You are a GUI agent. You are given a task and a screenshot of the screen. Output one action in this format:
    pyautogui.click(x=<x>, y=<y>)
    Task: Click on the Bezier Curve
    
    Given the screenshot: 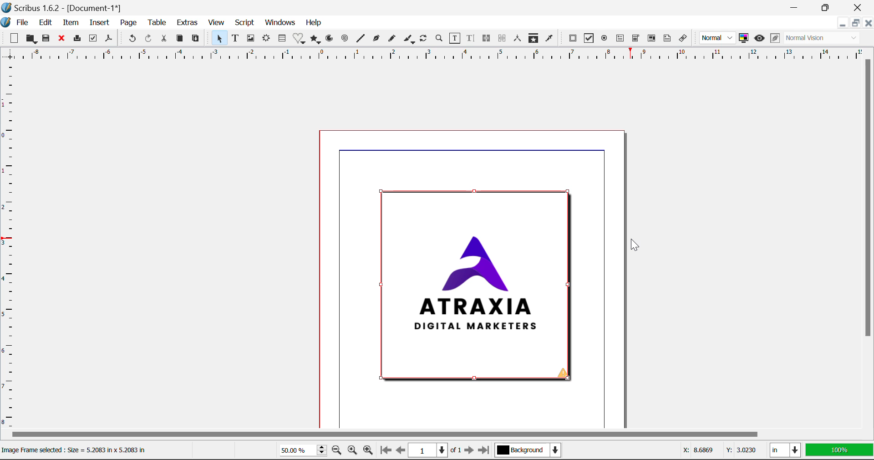 What is the action you would take?
    pyautogui.click(x=376, y=40)
    